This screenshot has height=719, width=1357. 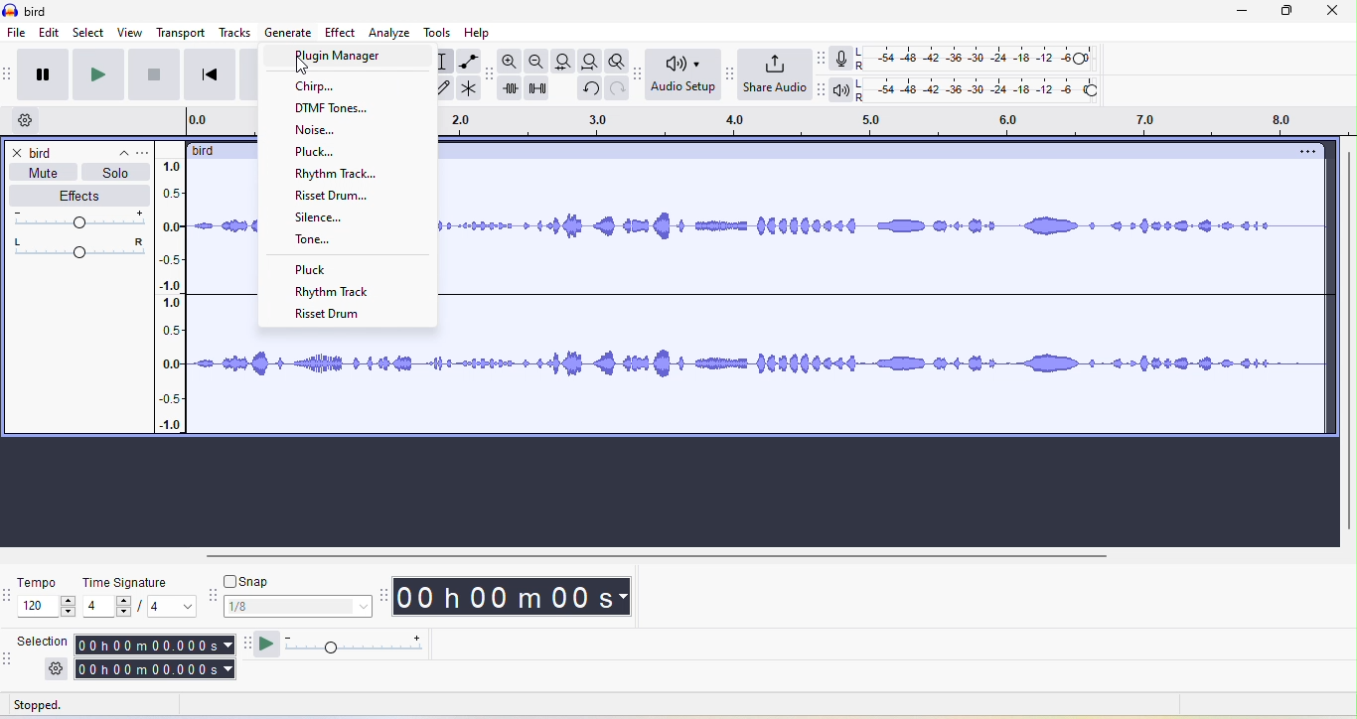 I want to click on analyze, so click(x=394, y=34).